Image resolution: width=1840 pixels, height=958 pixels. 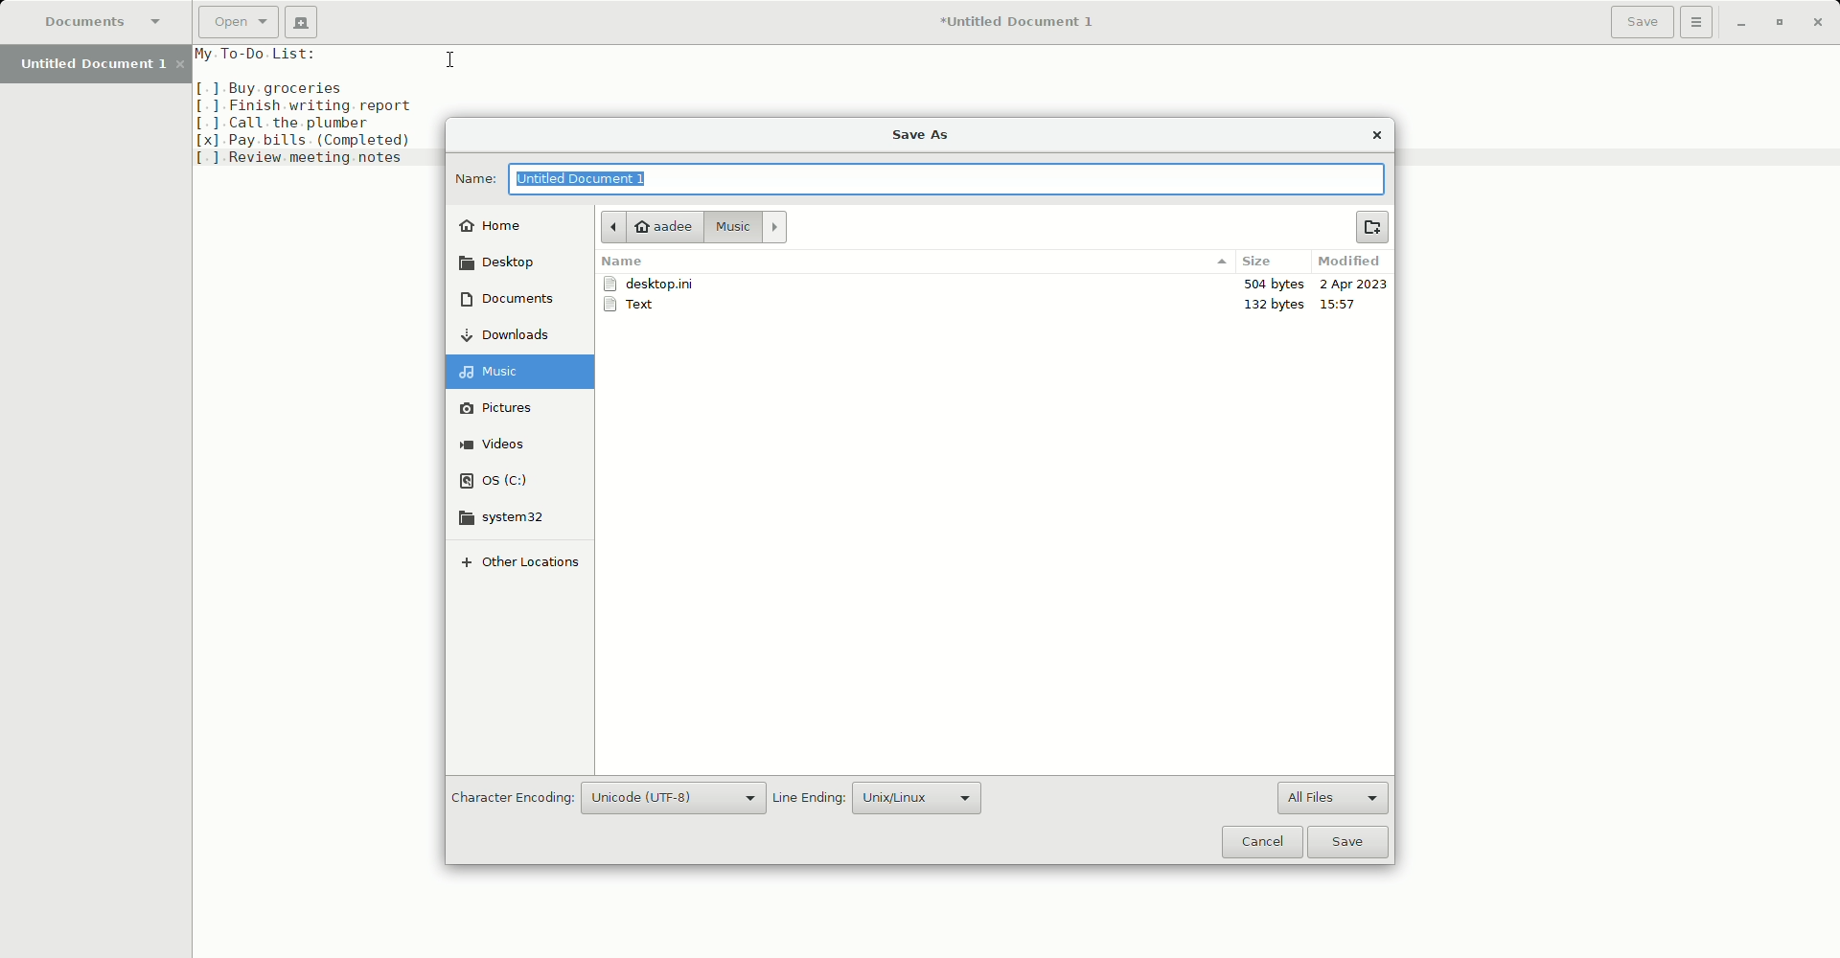 I want to click on Music, so click(x=746, y=227).